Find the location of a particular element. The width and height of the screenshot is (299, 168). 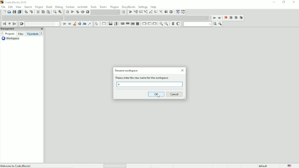

wxSmith is located at coordinates (83, 7).